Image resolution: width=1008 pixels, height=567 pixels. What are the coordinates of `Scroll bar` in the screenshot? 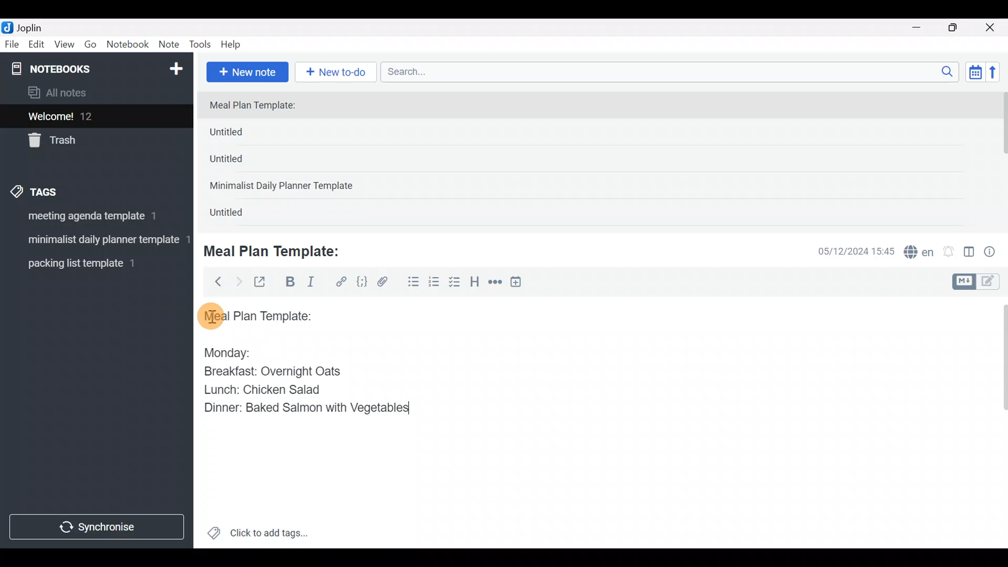 It's located at (1002, 159).